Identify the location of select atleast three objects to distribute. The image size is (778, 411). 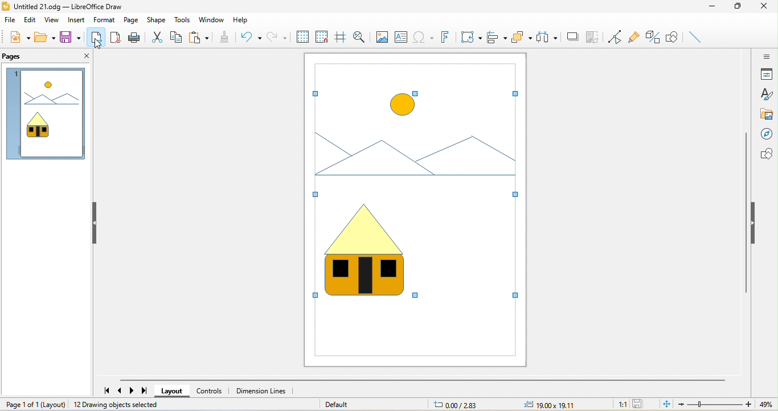
(547, 38).